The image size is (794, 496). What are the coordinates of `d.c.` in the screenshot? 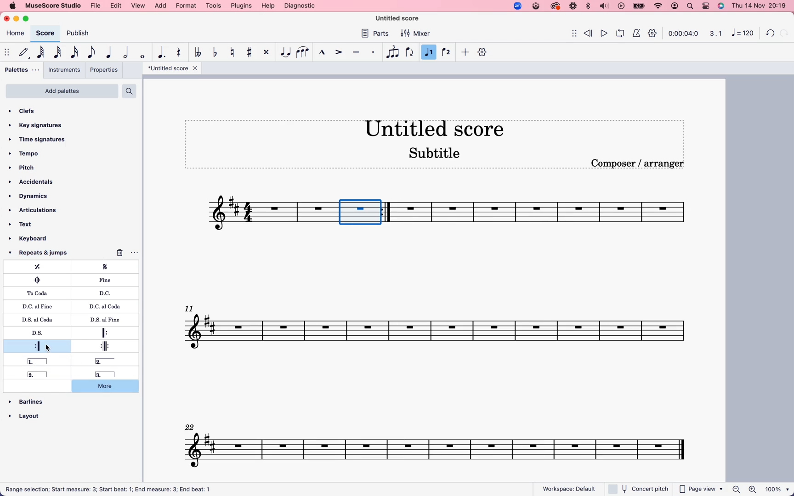 It's located at (107, 293).